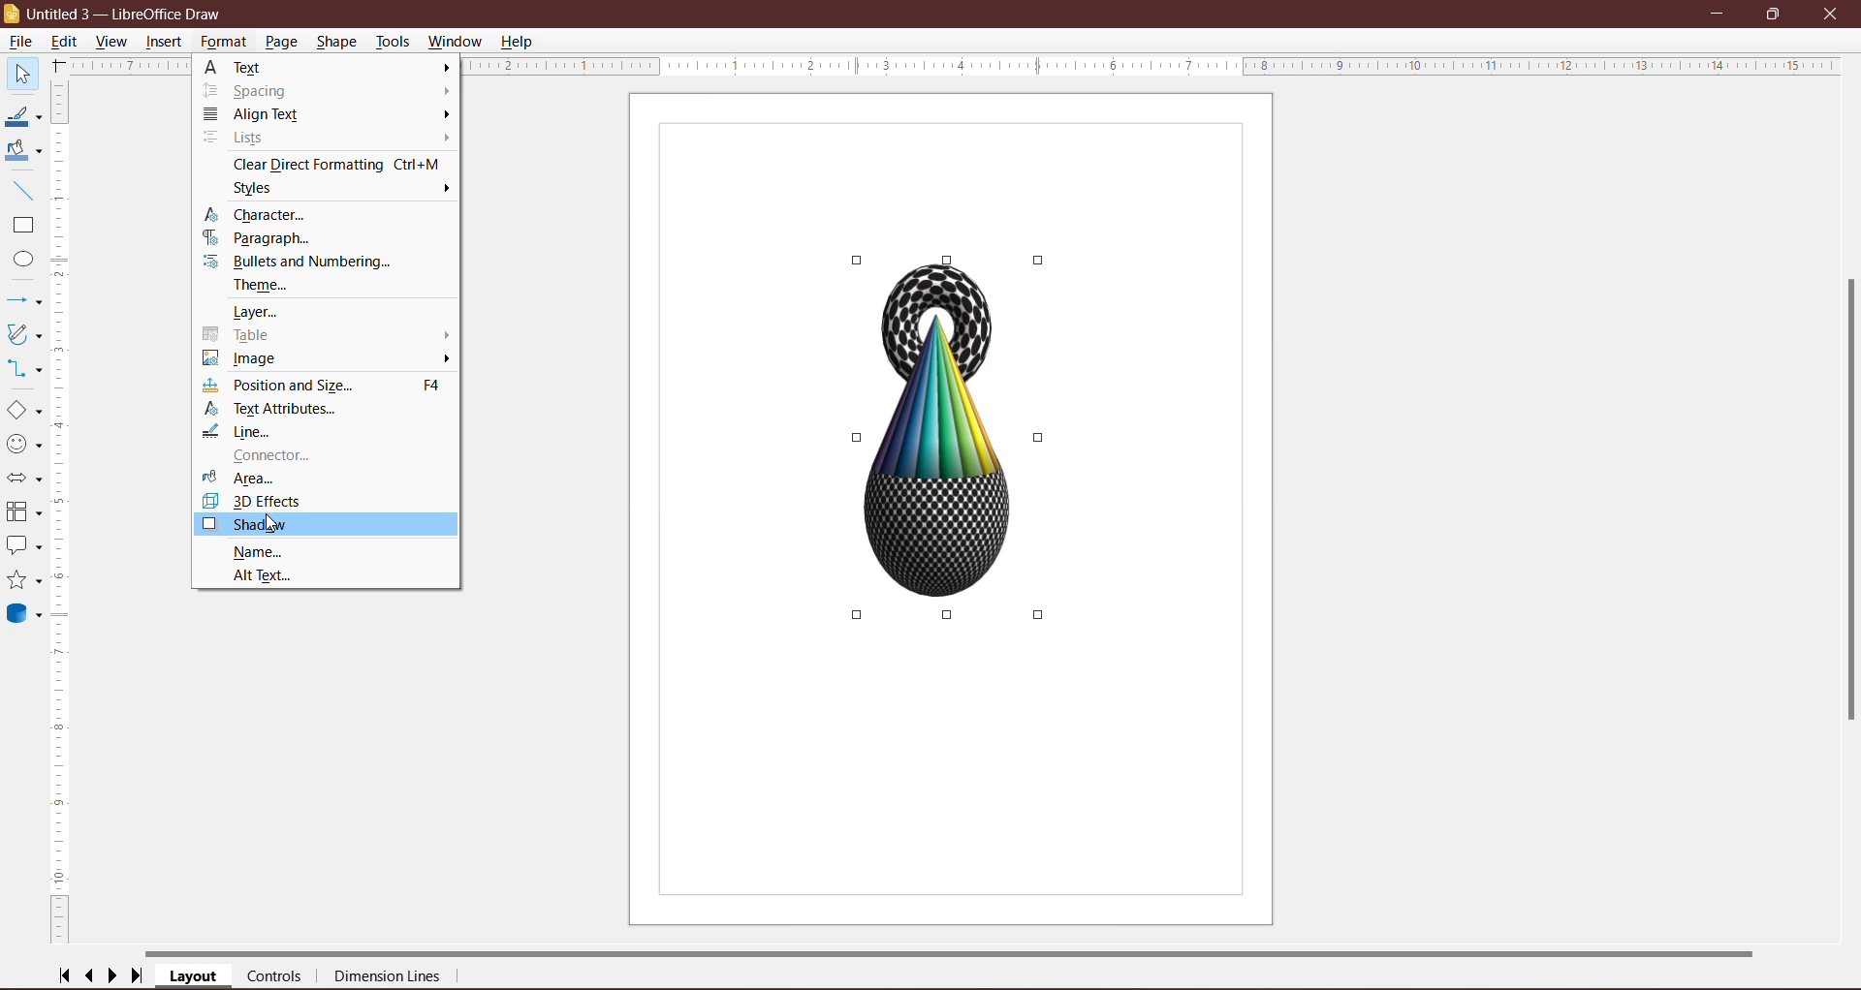 Image resolution: width=1861 pixels, height=990 pixels. I want to click on Text, so click(257, 66).